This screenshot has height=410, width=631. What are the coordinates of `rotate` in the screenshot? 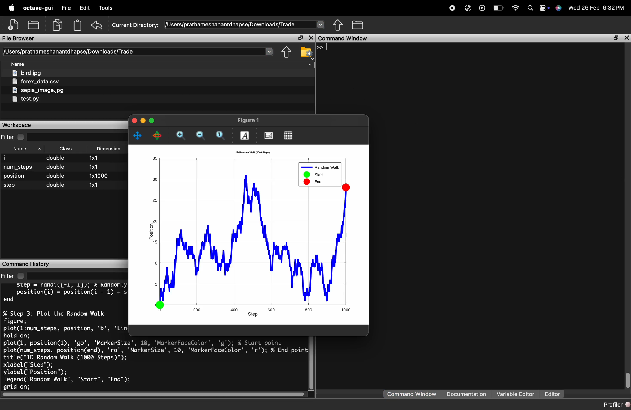 It's located at (158, 136).